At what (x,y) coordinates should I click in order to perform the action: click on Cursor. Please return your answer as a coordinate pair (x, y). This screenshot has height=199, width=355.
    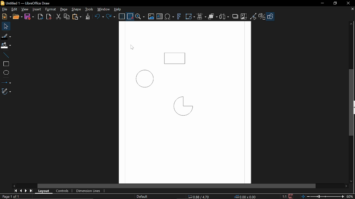
    Looking at the image, I should click on (131, 48).